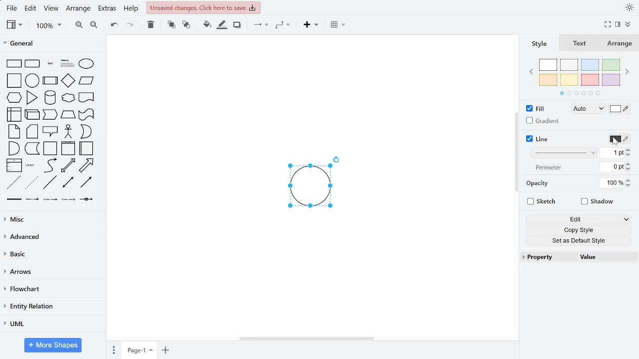  Describe the element at coordinates (166, 349) in the screenshot. I see `insert page` at that location.